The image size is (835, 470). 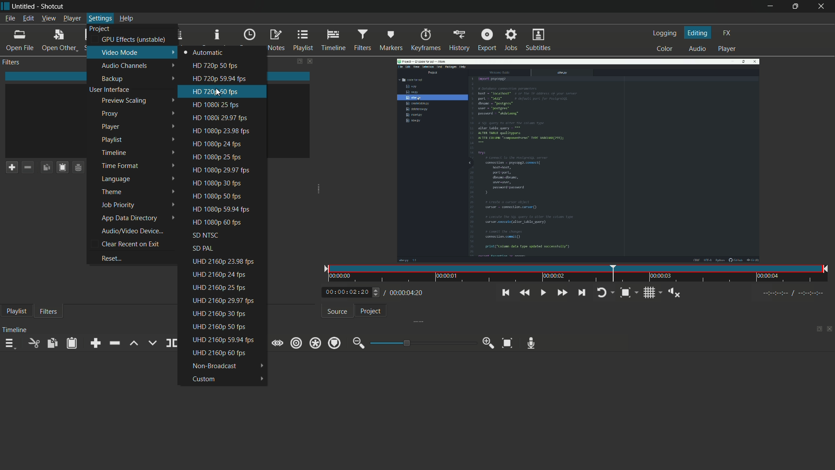 What do you see at coordinates (223, 196) in the screenshot?
I see `hd 1080p 50 fps` at bounding box center [223, 196].